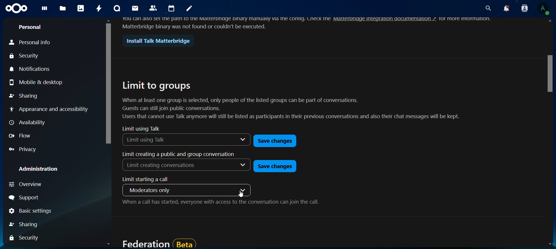 This screenshot has height=249, width=556. What do you see at coordinates (41, 170) in the screenshot?
I see `administration` at bounding box center [41, 170].